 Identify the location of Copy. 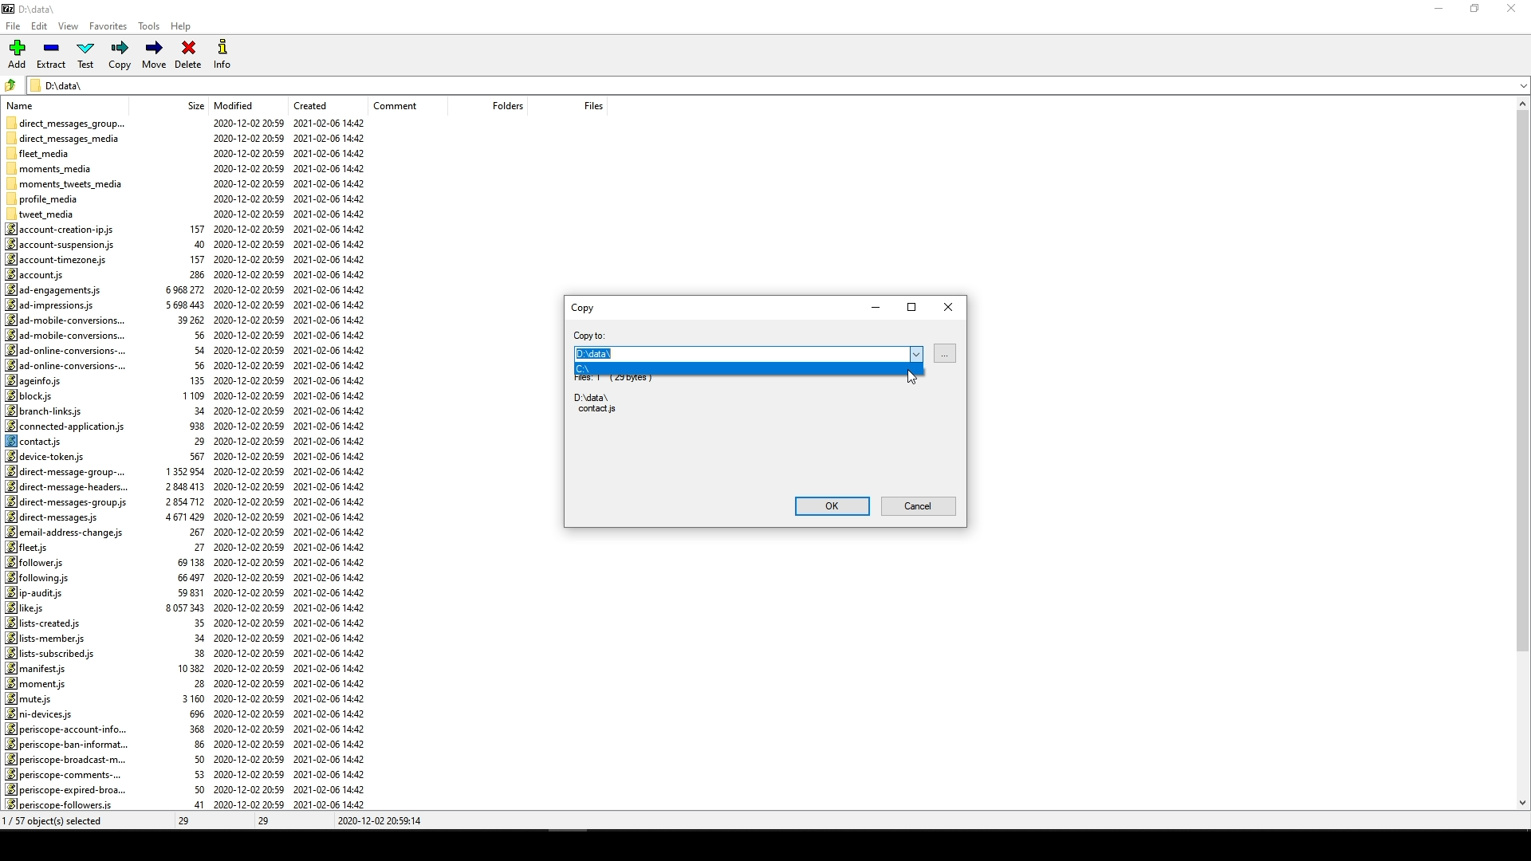
(582, 307).